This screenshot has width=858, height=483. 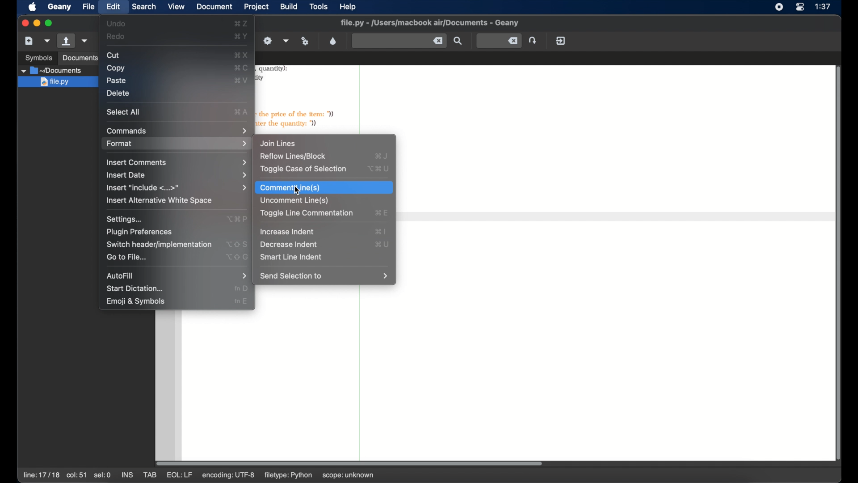 What do you see at coordinates (24, 23) in the screenshot?
I see `close` at bounding box center [24, 23].